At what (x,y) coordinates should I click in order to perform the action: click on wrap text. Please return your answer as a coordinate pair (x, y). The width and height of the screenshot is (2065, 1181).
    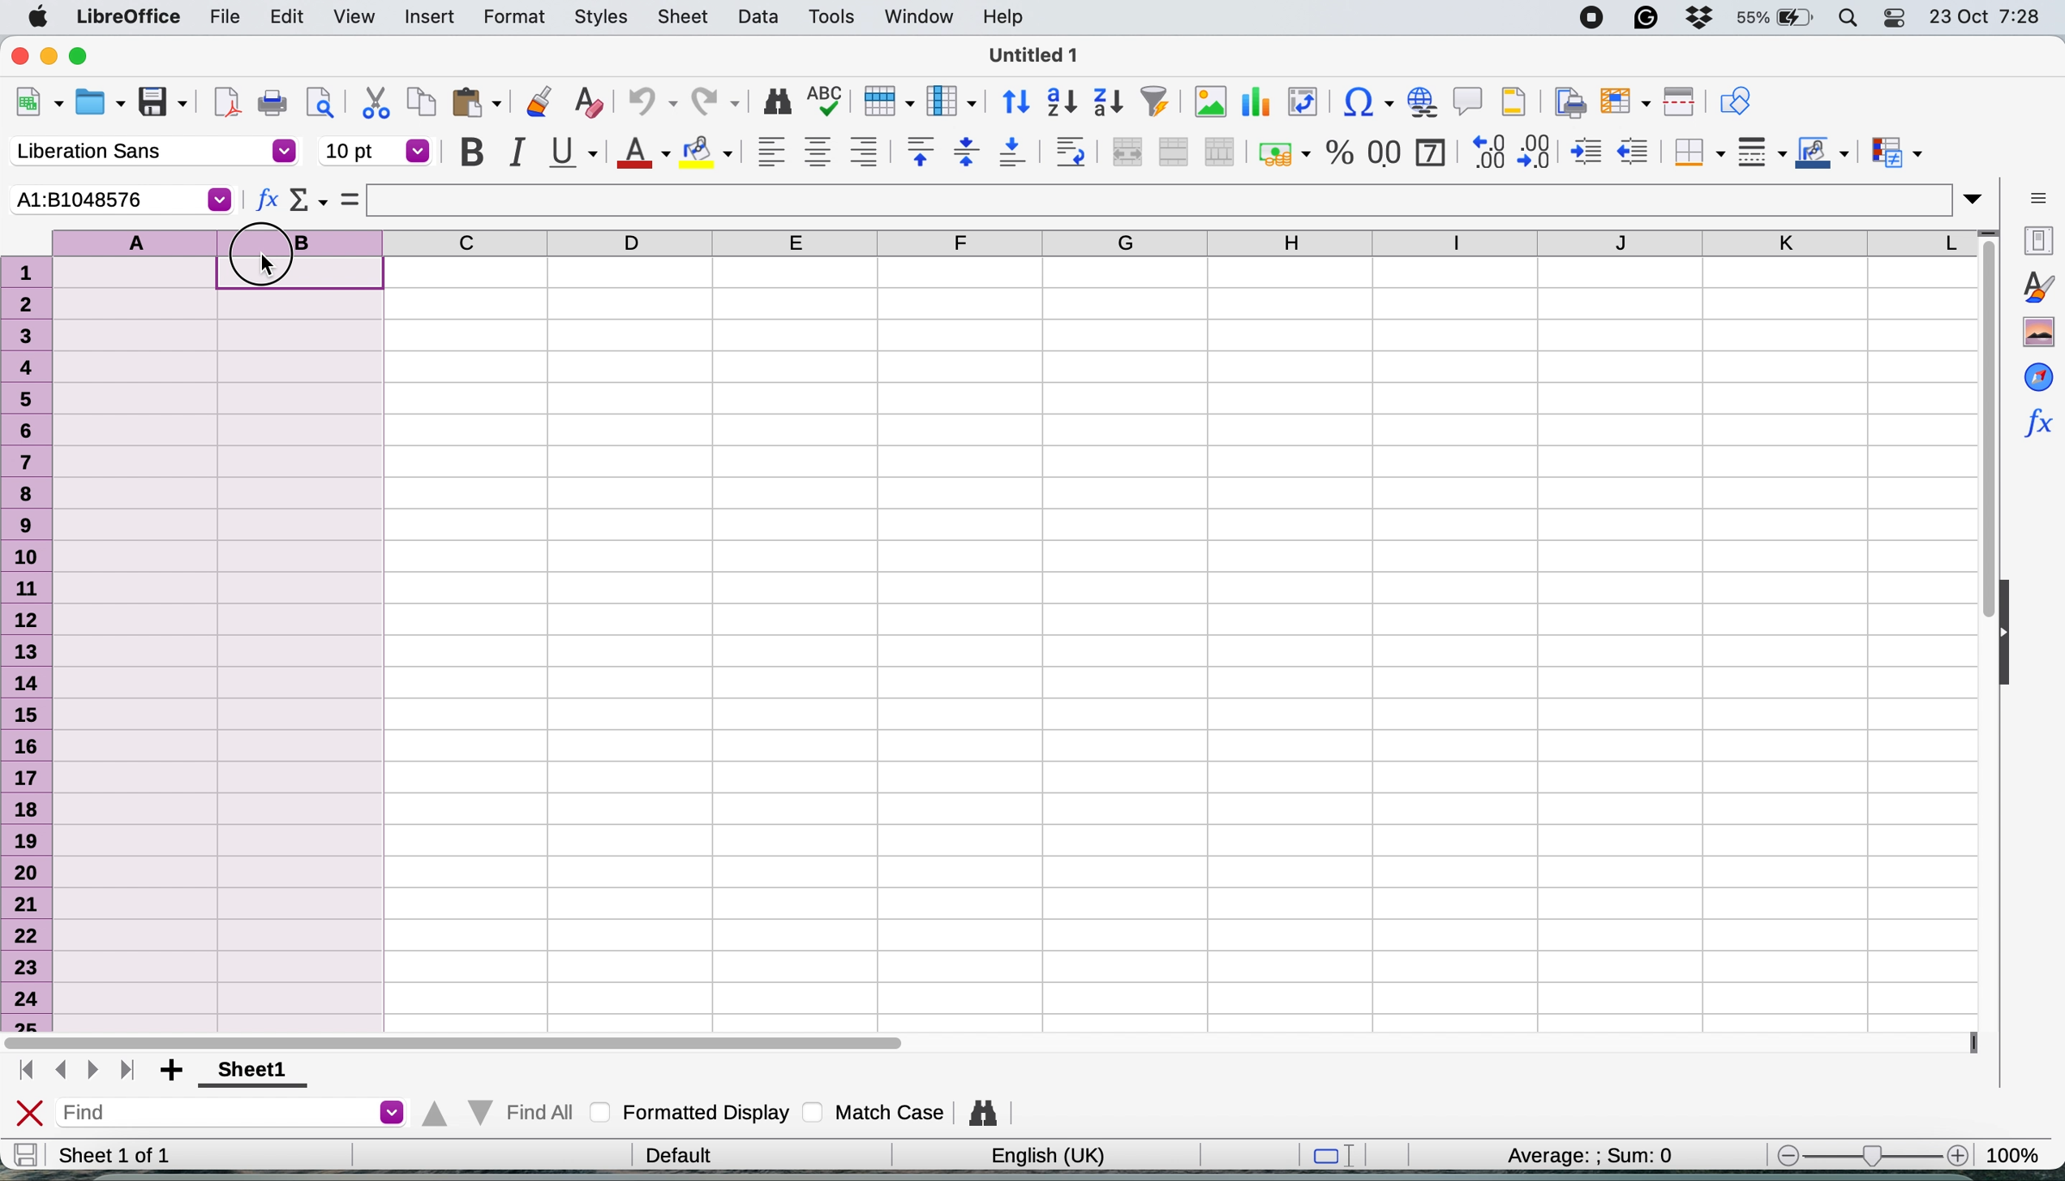
    Looking at the image, I should click on (1075, 152).